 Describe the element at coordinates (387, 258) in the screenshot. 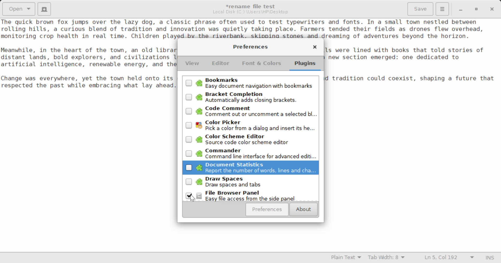

I see `Tab Width ` at that location.